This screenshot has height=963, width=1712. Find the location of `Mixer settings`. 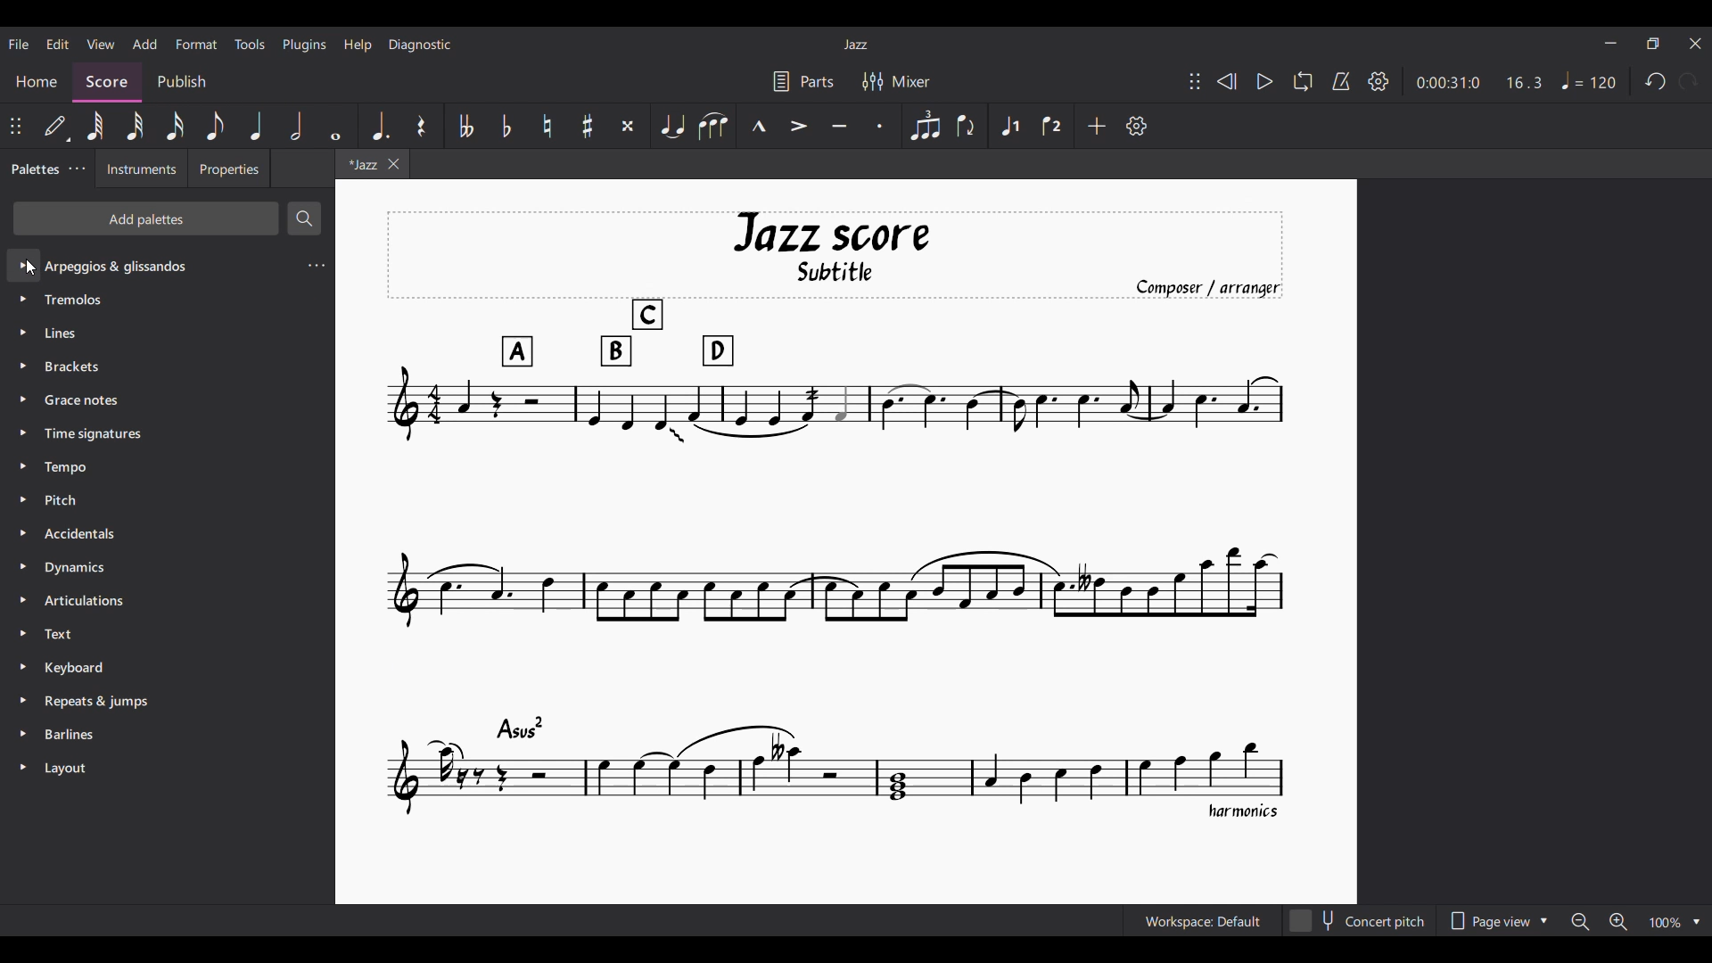

Mixer settings is located at coordinates (896, 81).